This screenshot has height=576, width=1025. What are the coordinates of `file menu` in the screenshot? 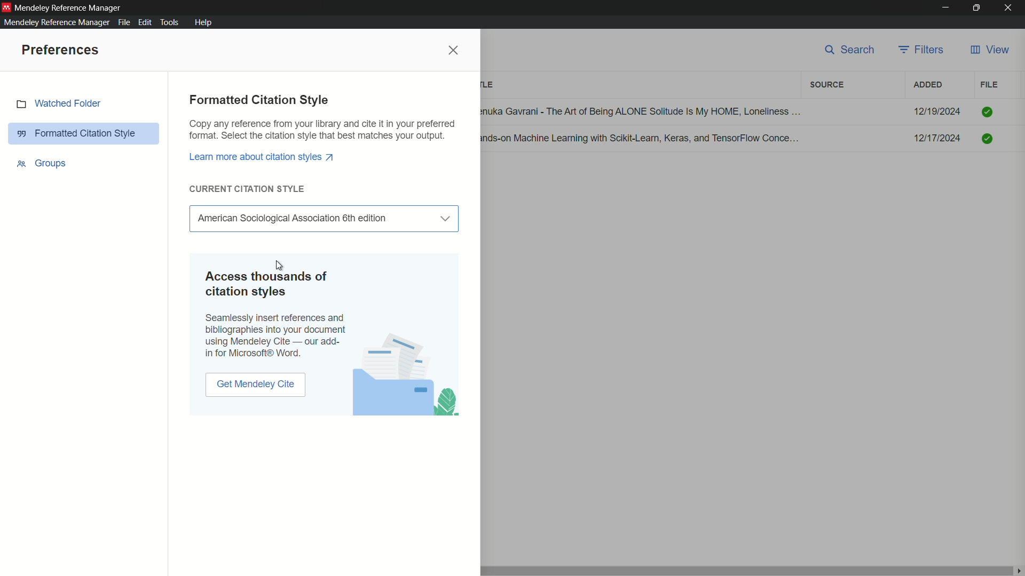 It's located at (124, 23).